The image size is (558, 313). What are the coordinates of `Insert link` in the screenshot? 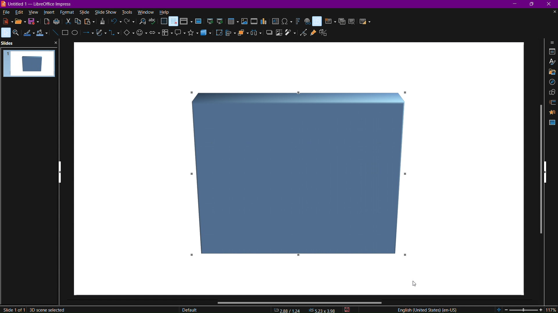 It's located at (307, 21).